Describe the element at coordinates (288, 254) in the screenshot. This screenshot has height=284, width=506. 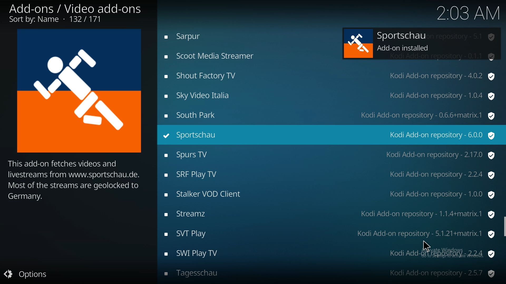
I see `swi play tv` at that location.